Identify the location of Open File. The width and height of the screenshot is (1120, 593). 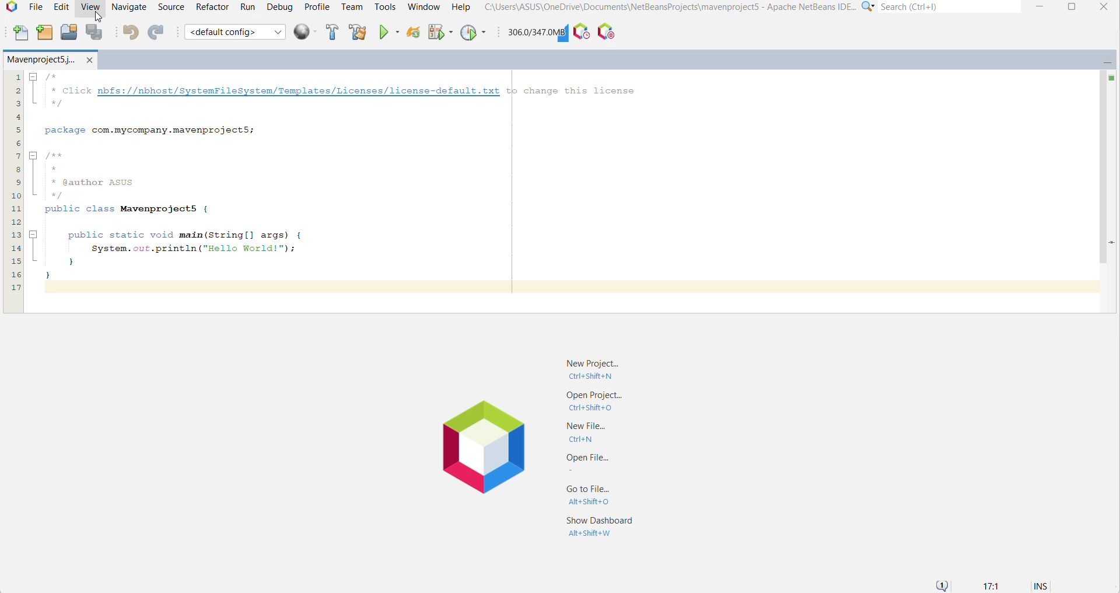
(586, 463).